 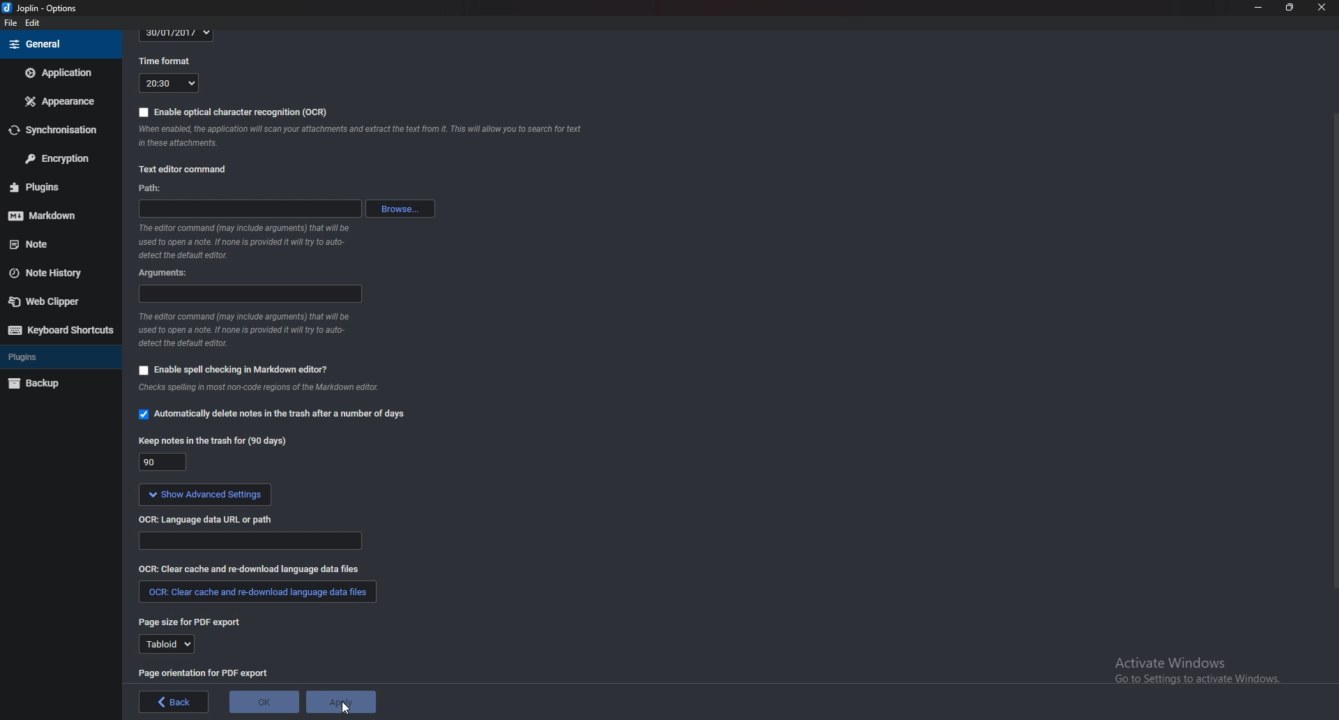 I want to click on Encryption, so click(x=59, y=157).